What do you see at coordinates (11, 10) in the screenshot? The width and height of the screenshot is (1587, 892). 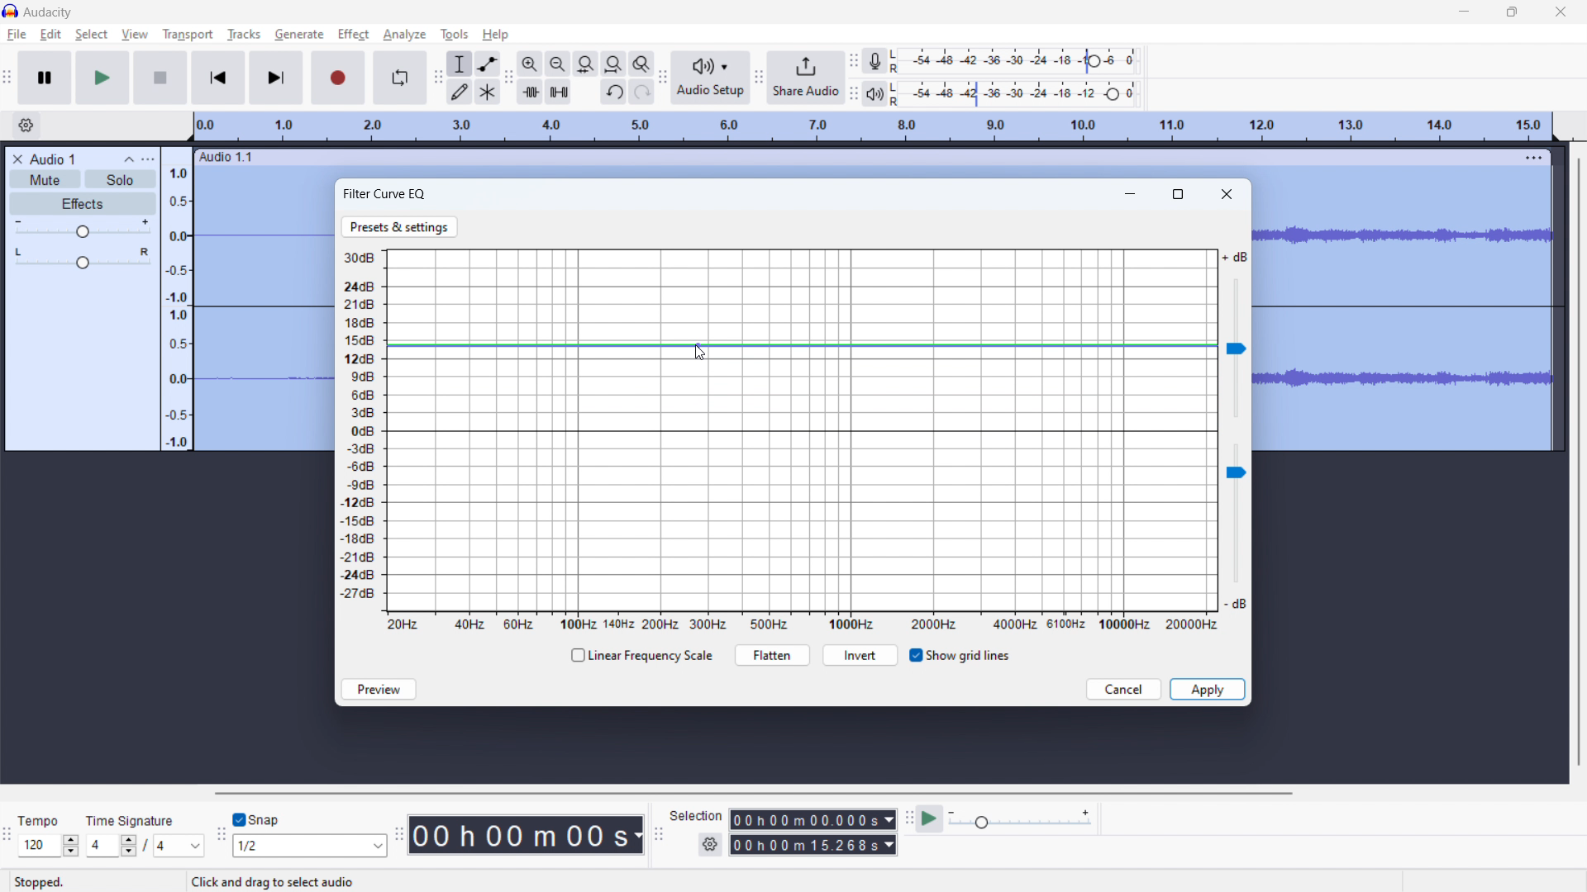 I see `logo` at bounding box center [11, 10].